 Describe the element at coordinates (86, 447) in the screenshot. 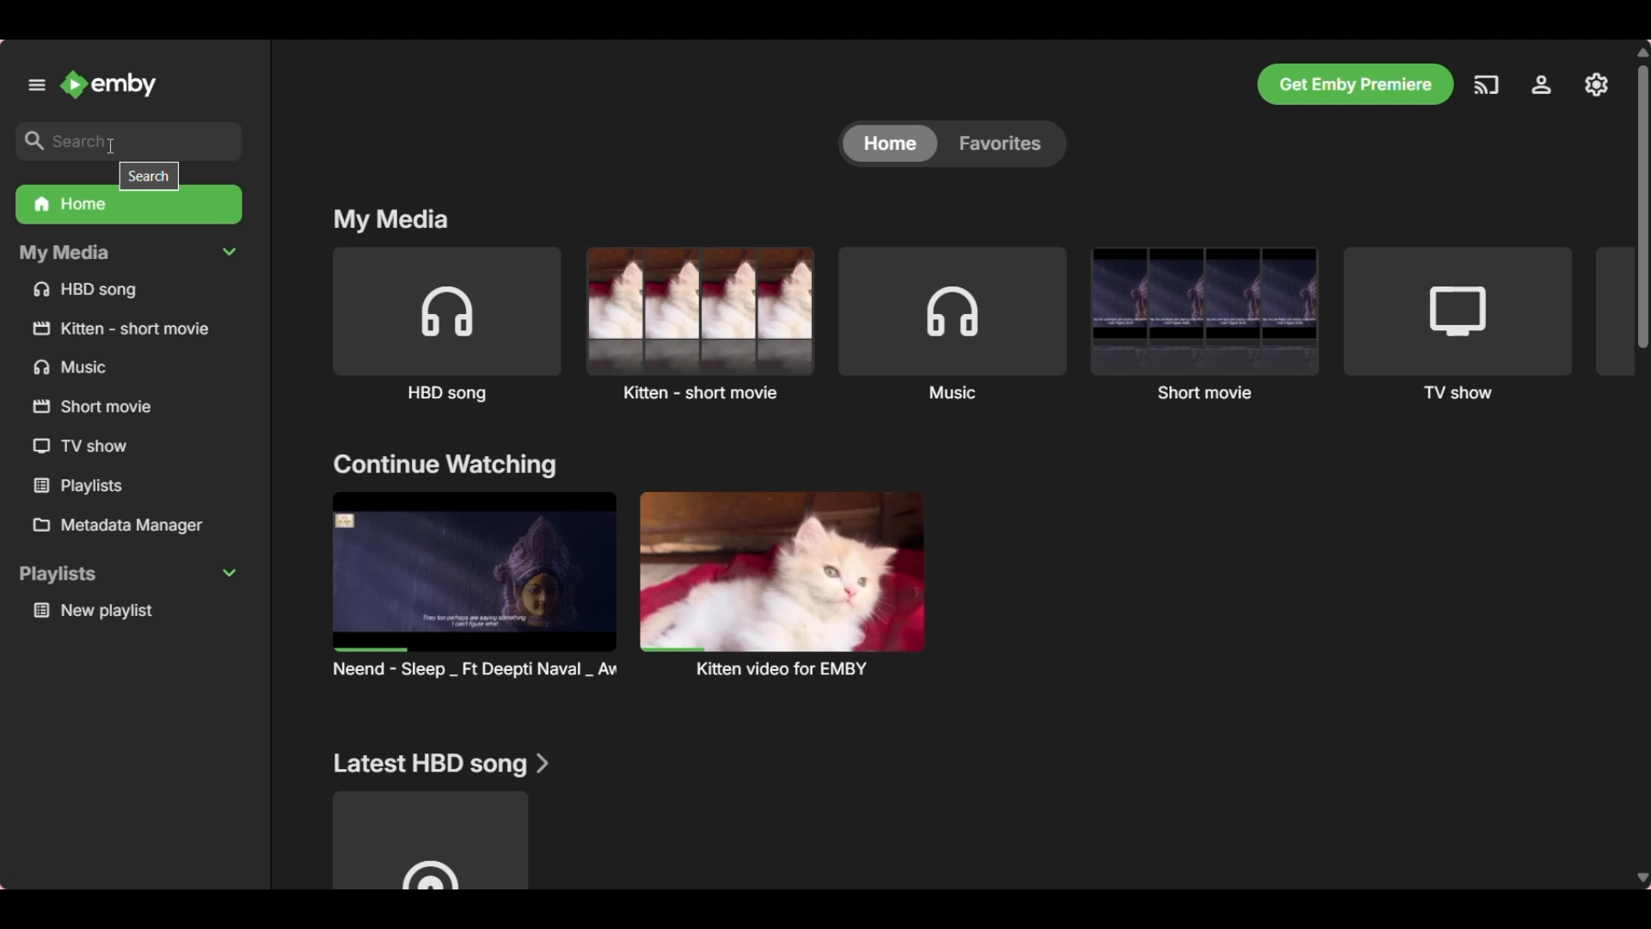

I see `` at that location.